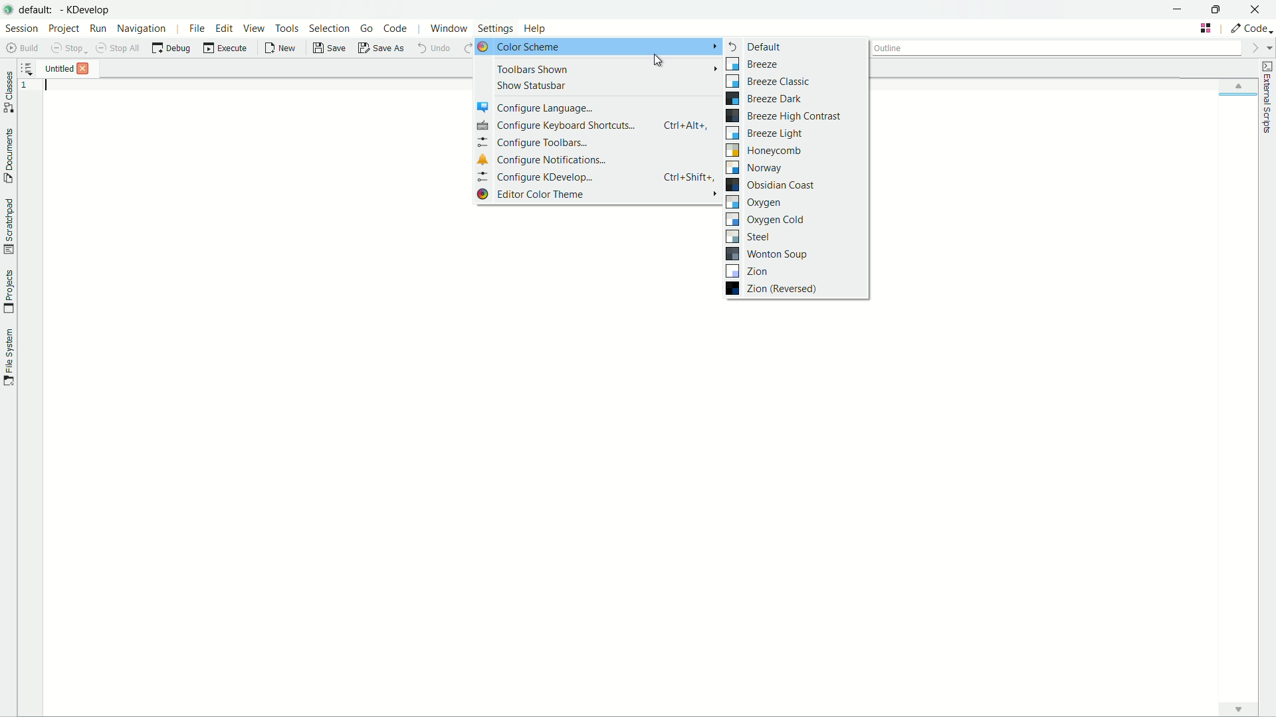 This screenshot has width=1276, height=717. What do you see at coordinates (25, 48) in the screenshot?
I see `build` at bounding box center [25, 48].